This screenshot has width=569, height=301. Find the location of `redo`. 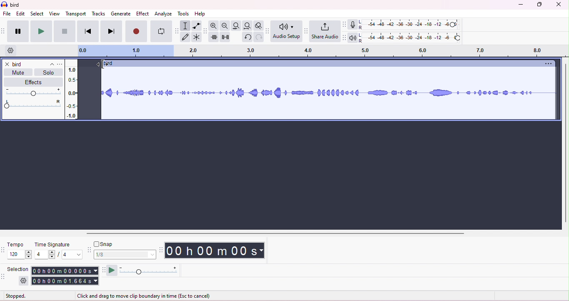

redo is located at coordinates (258, 38).